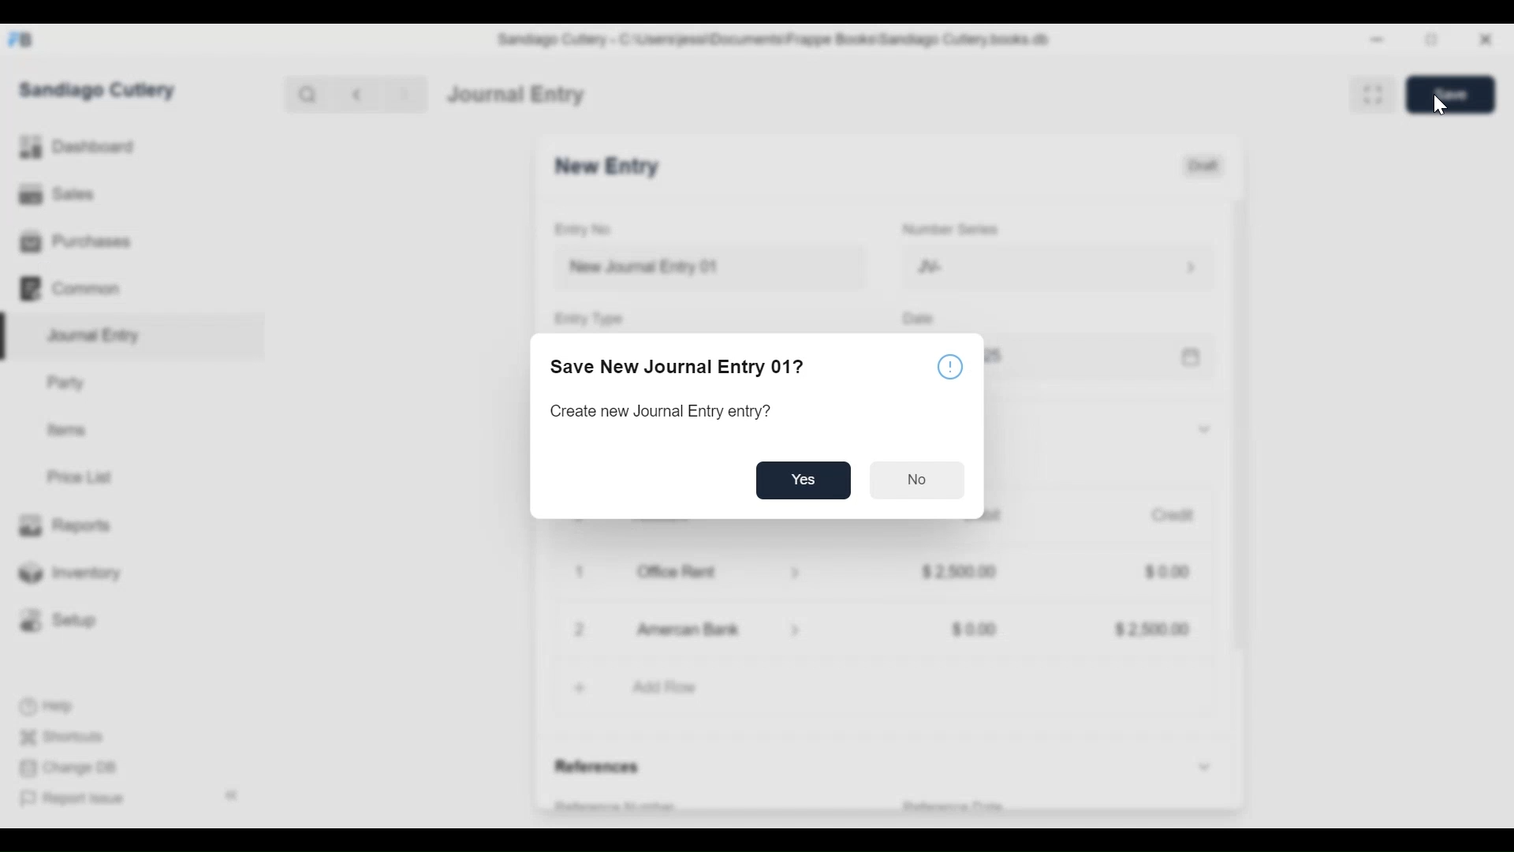 The height and width of the screenshot is (852, 1514). What do you see at coordinates (950, 366) in the screenshot?
I see `info icon` at bounding box center [950, 366].